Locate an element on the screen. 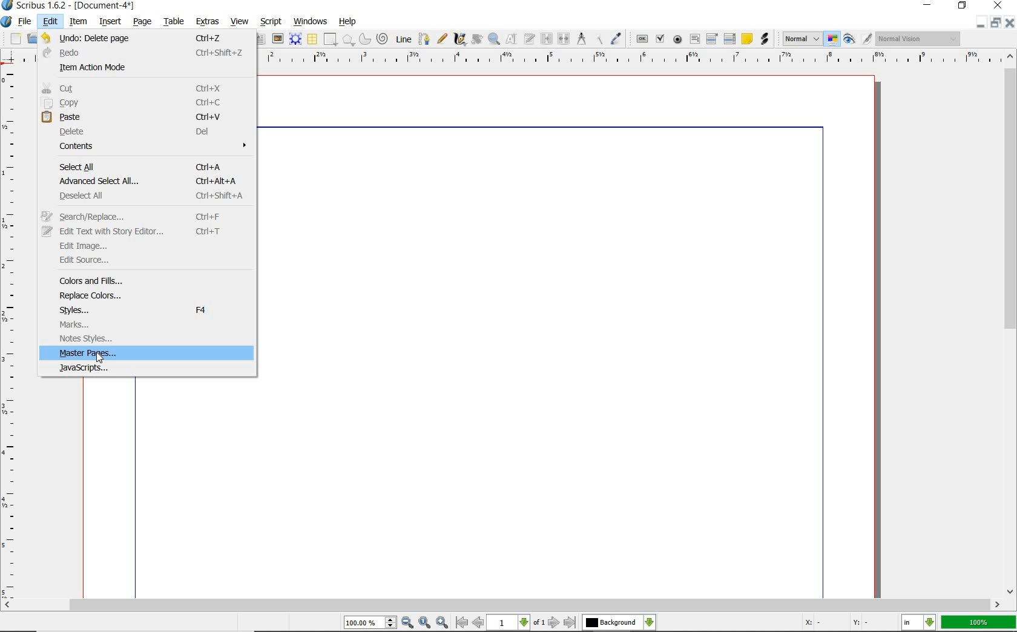  of 1 is located at coordinates (539, 623).